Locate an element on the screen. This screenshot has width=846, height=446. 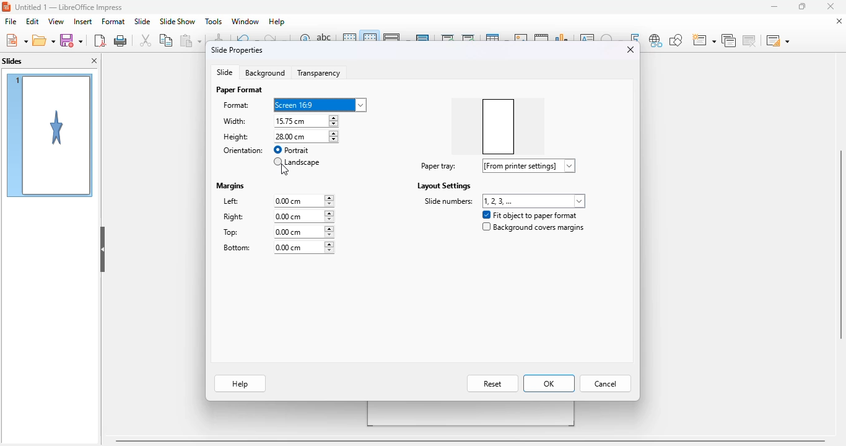
slide layout is located at coordinates (777, 40).